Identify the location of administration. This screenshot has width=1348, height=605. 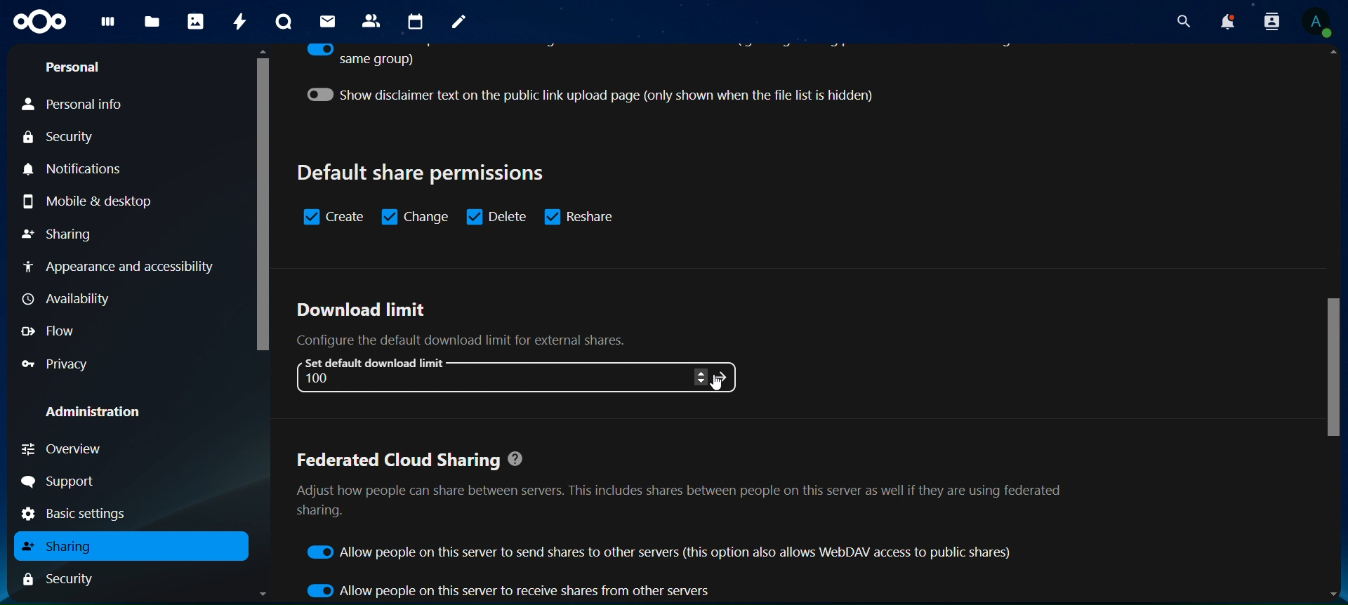
(94, 413).